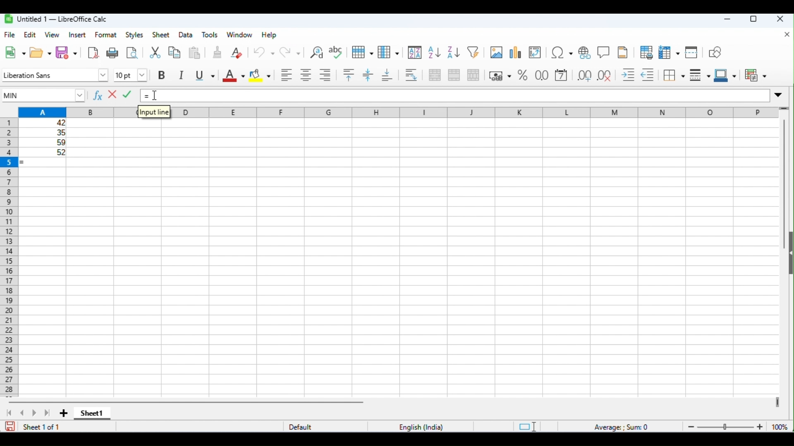 Image resolution: width=794 pixels, height=446 pixels. I want to click on align right, so click(325, 74).